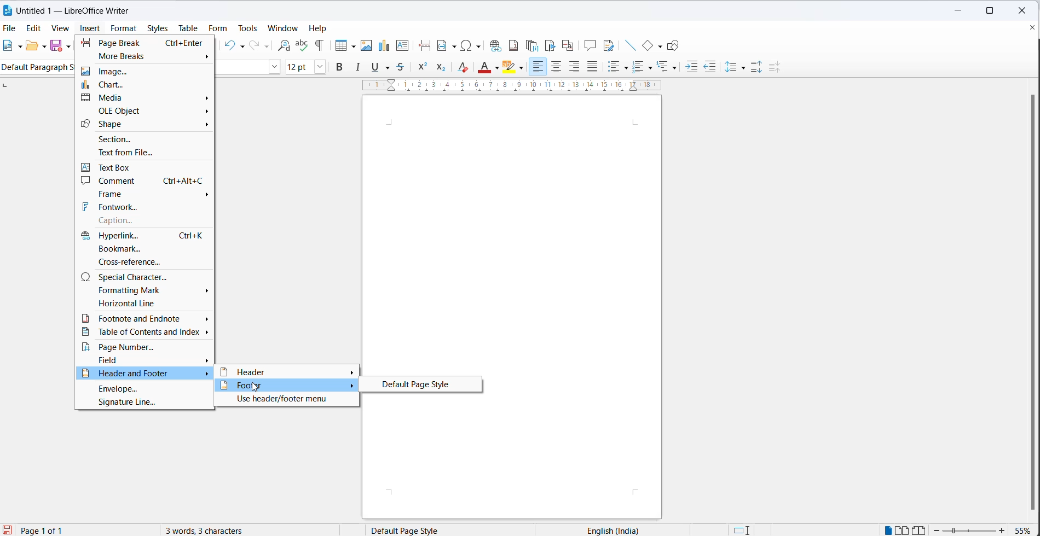  Describe the element at coordinates (228, 45) in the screenshot. I see `undo` at that location.